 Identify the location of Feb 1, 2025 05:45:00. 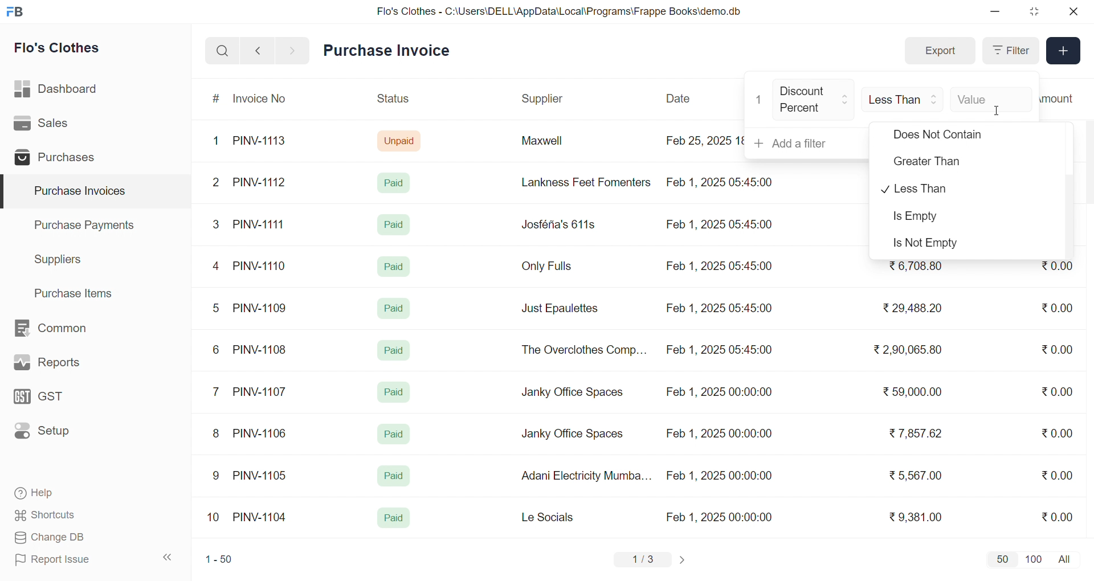
(719, 308).